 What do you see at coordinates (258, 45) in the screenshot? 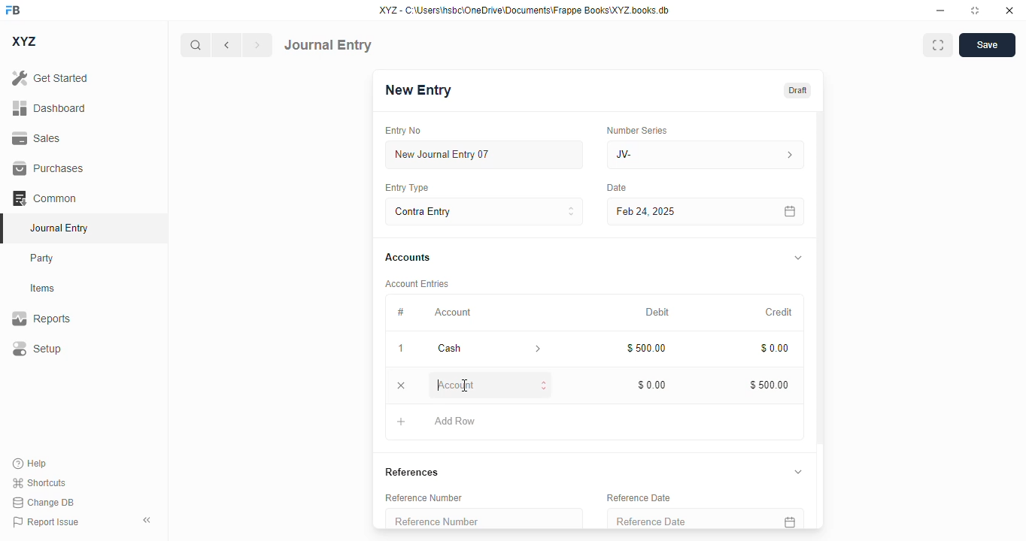
I see `next` at bounding box center [258, 45].